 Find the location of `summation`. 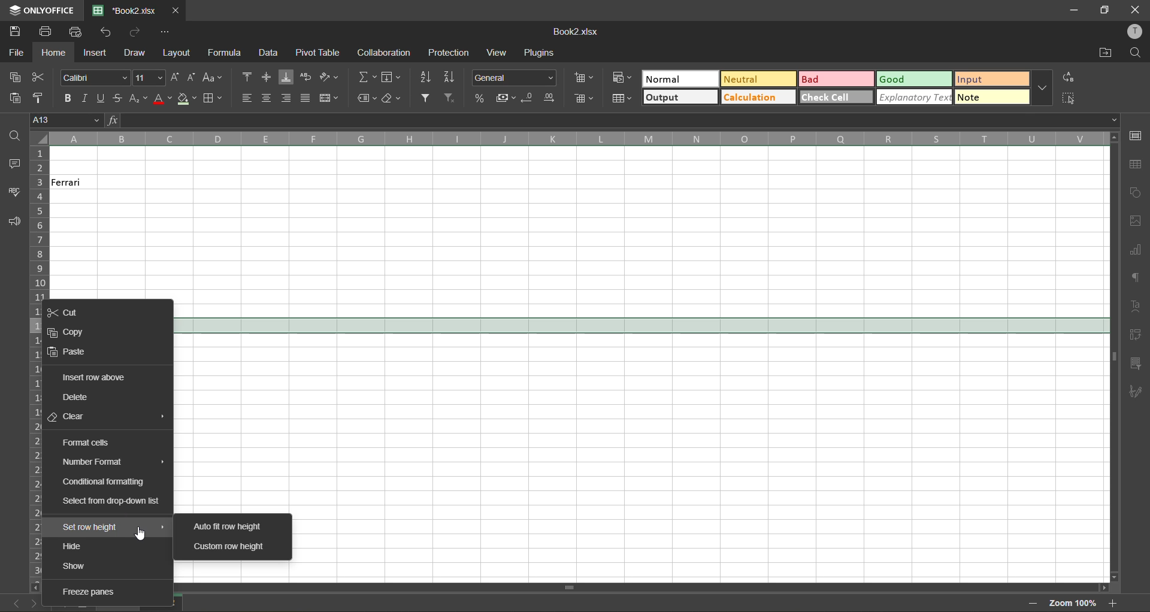

summation is located at coordinates (367, 77).